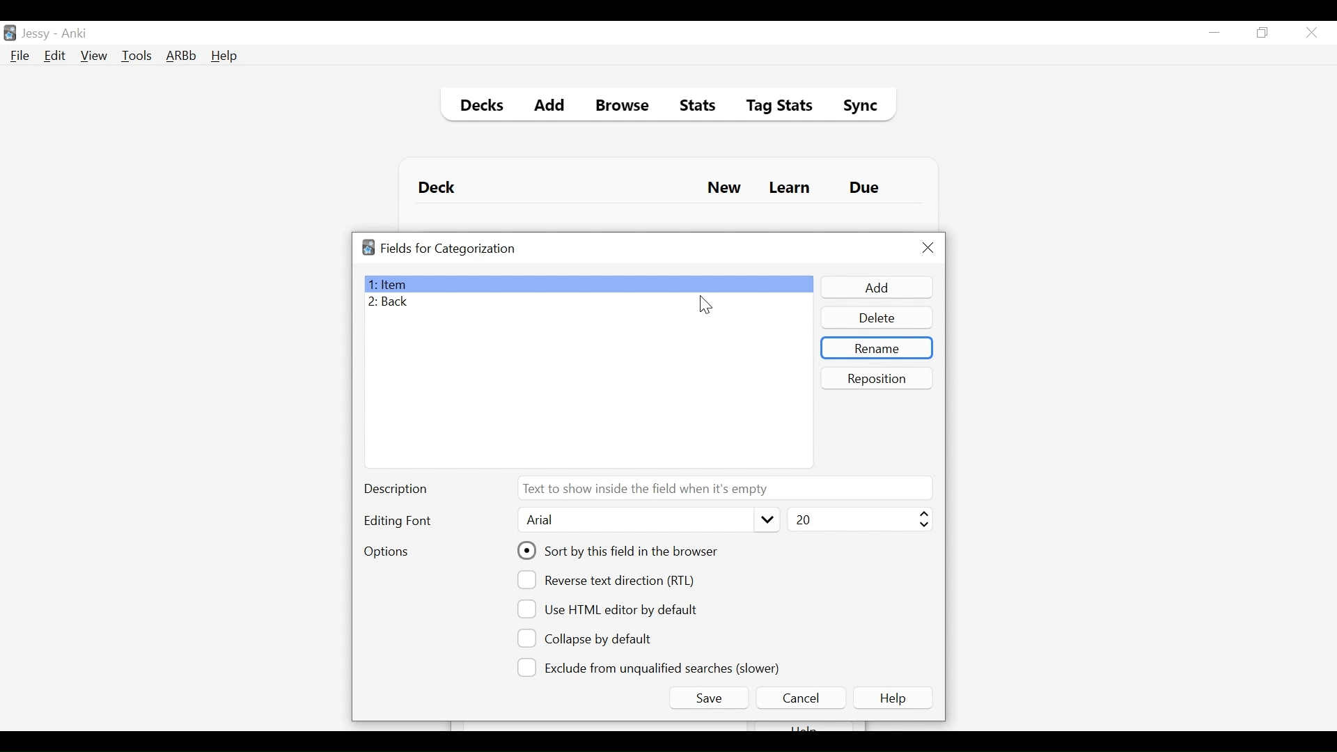 This screenshot has width=1337, height=752. What do you see at coordinates (855, 107) in the screenshot?
I see `Sybc` at bounding box center [855, 107].